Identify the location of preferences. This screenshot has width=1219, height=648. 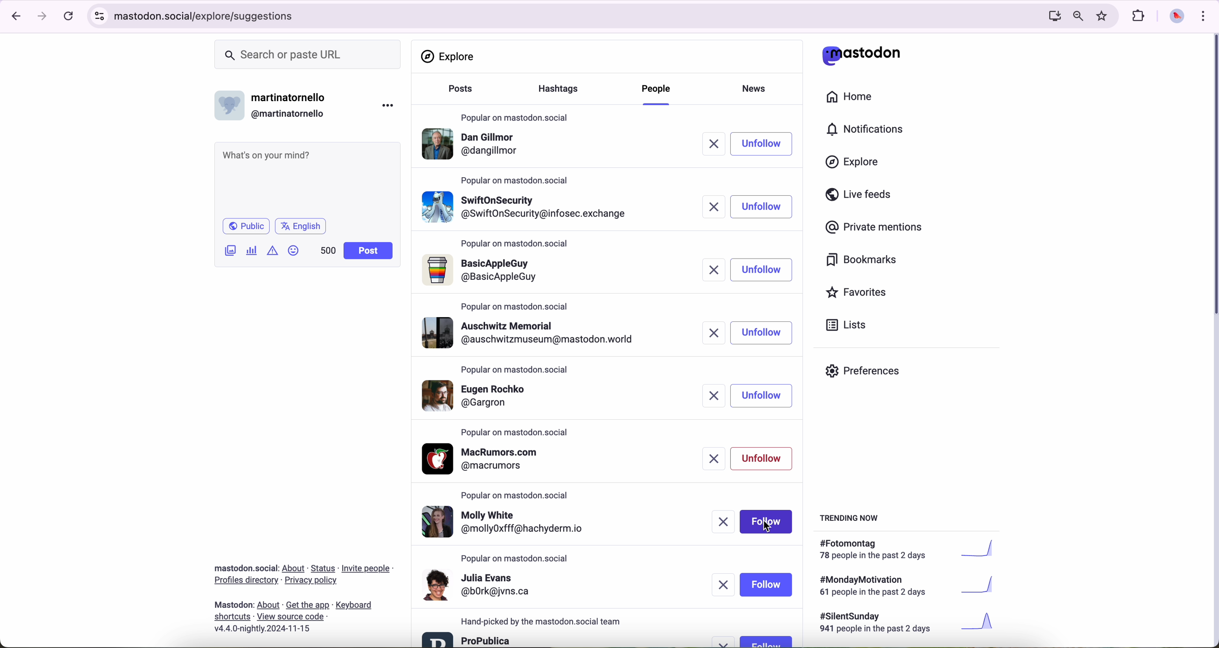
(870, 374).